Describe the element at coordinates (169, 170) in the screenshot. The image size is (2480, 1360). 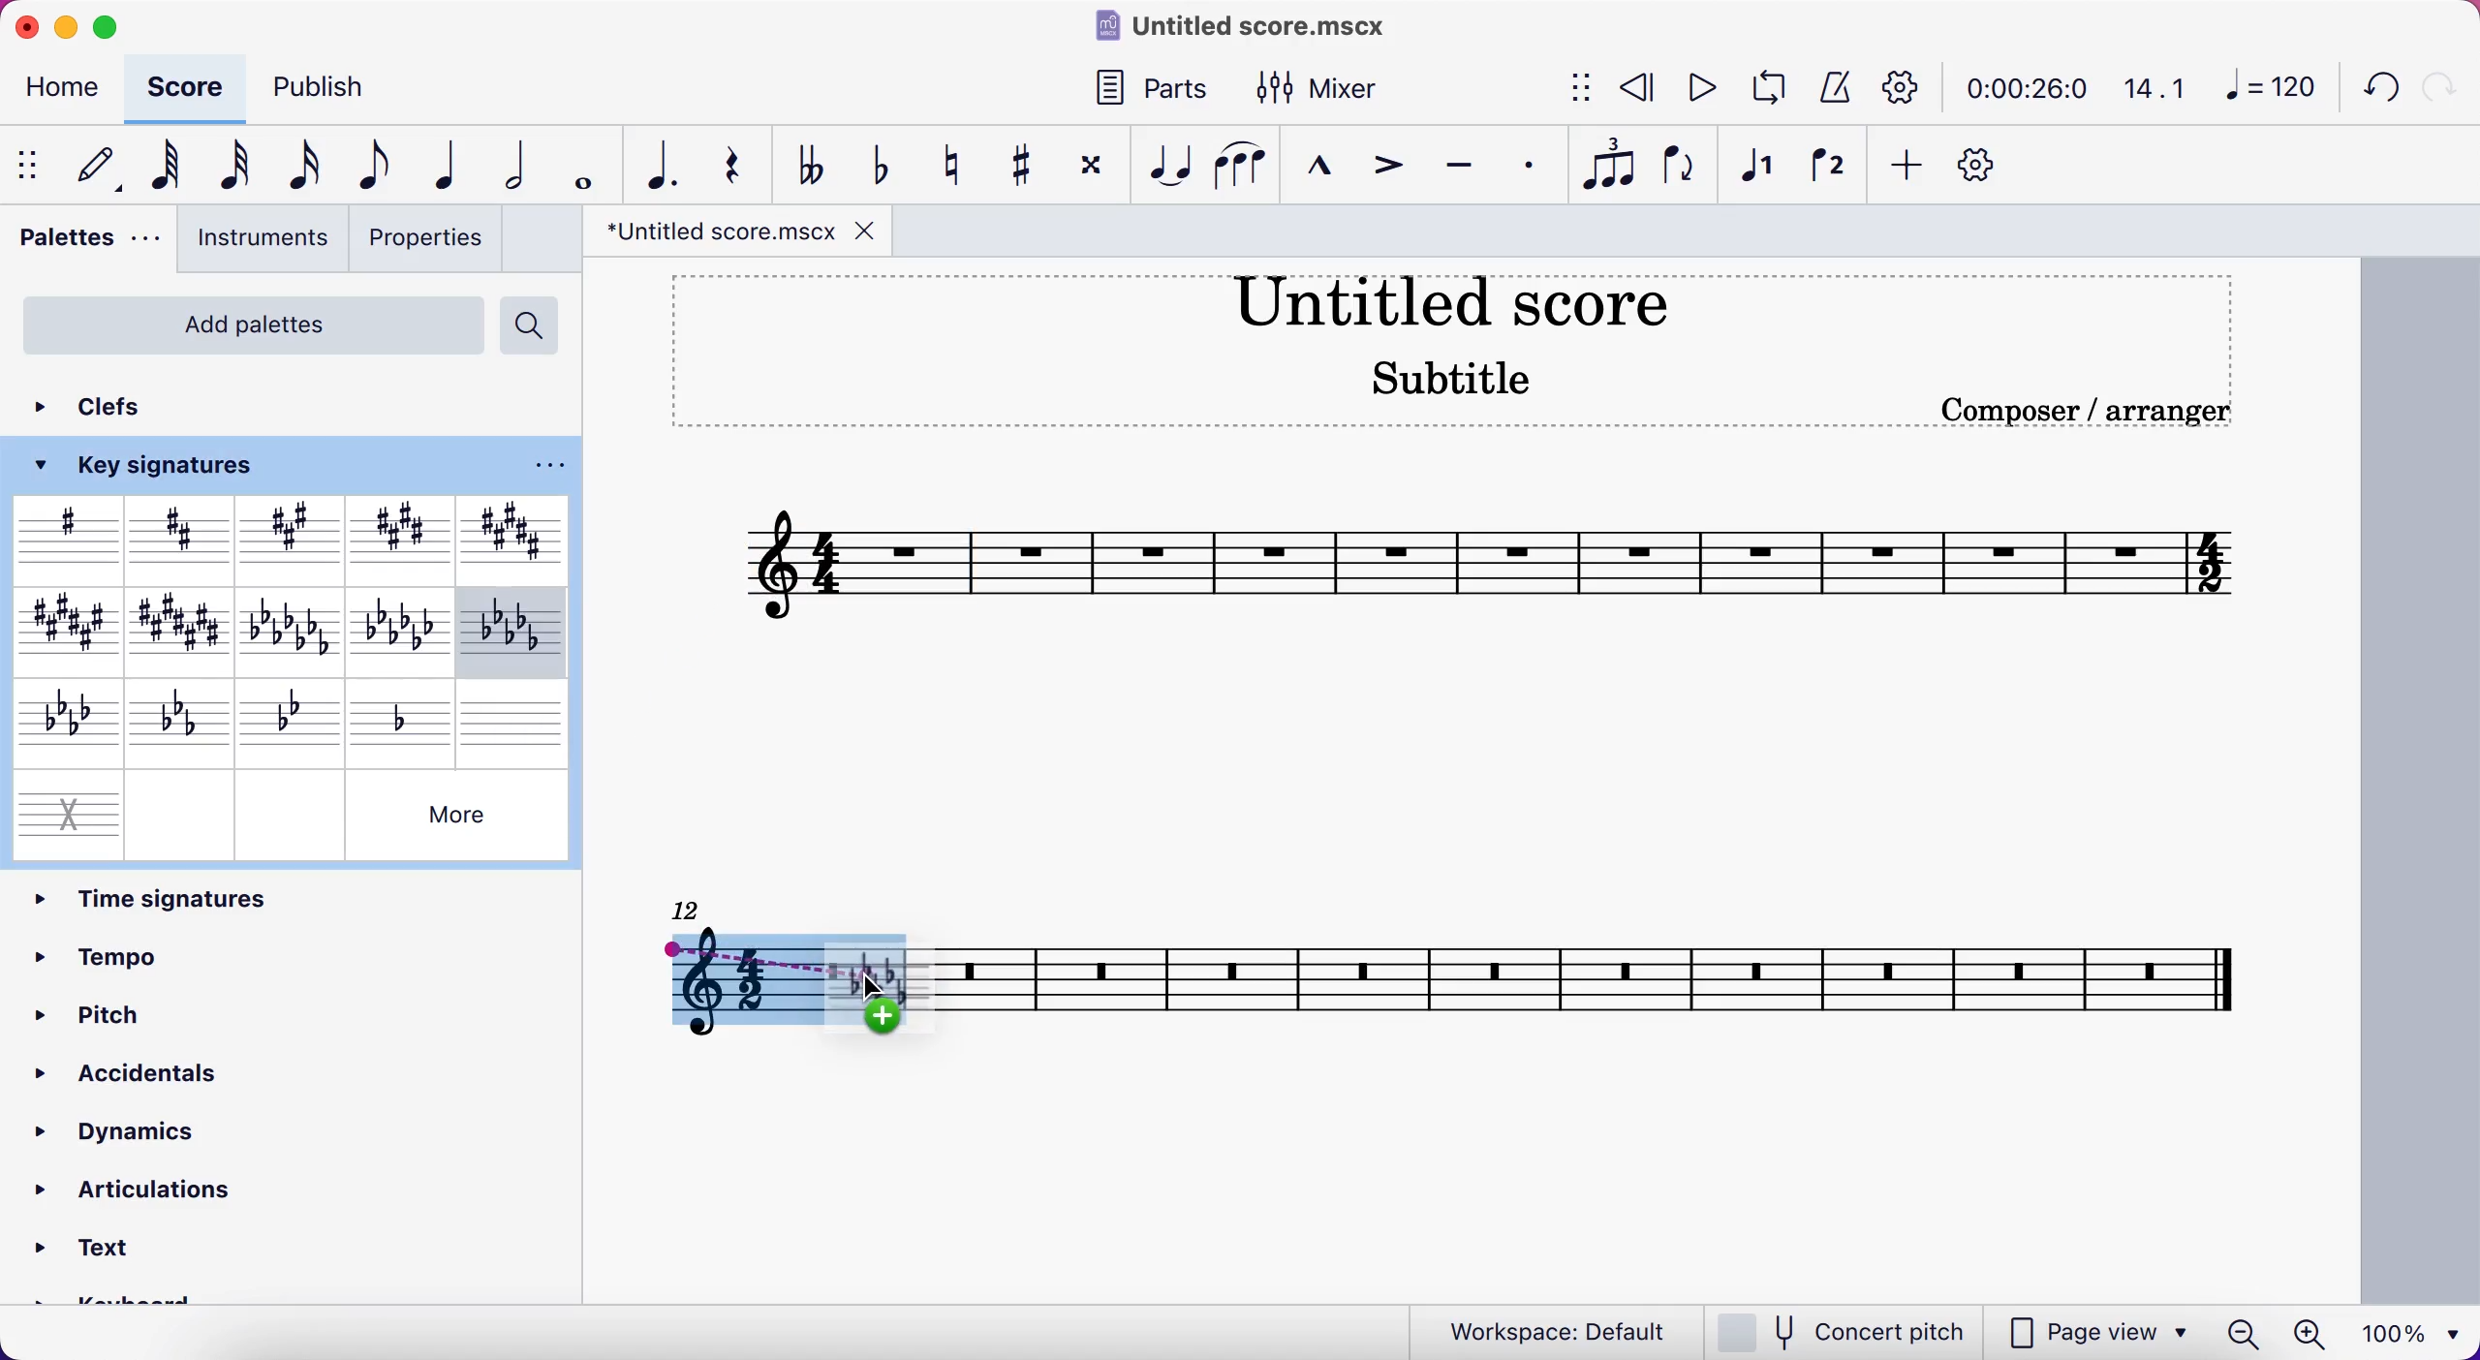
I see `64th note` at that location.